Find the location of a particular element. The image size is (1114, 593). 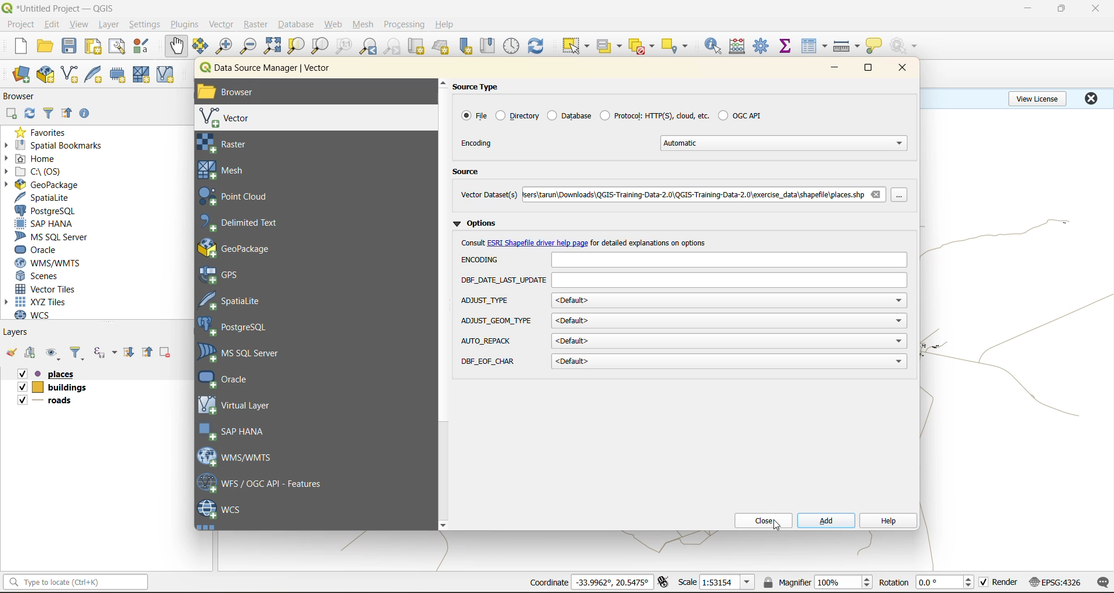

select is located at coordinates (574, 46).